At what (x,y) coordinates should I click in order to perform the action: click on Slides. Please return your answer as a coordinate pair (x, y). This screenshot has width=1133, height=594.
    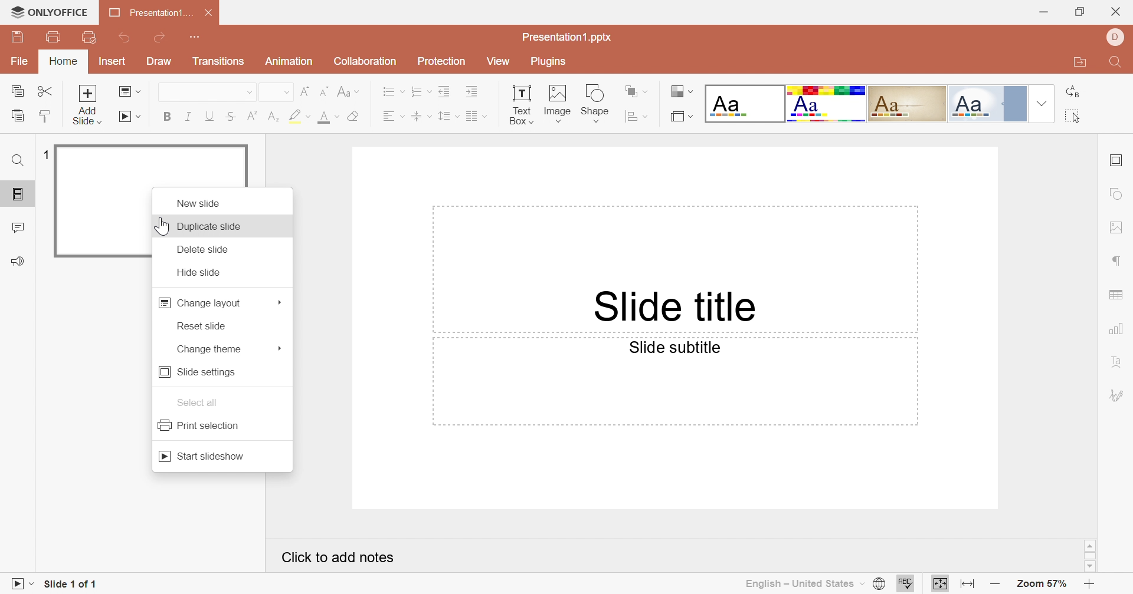
    Looking at the image, I should click on (16, 193).